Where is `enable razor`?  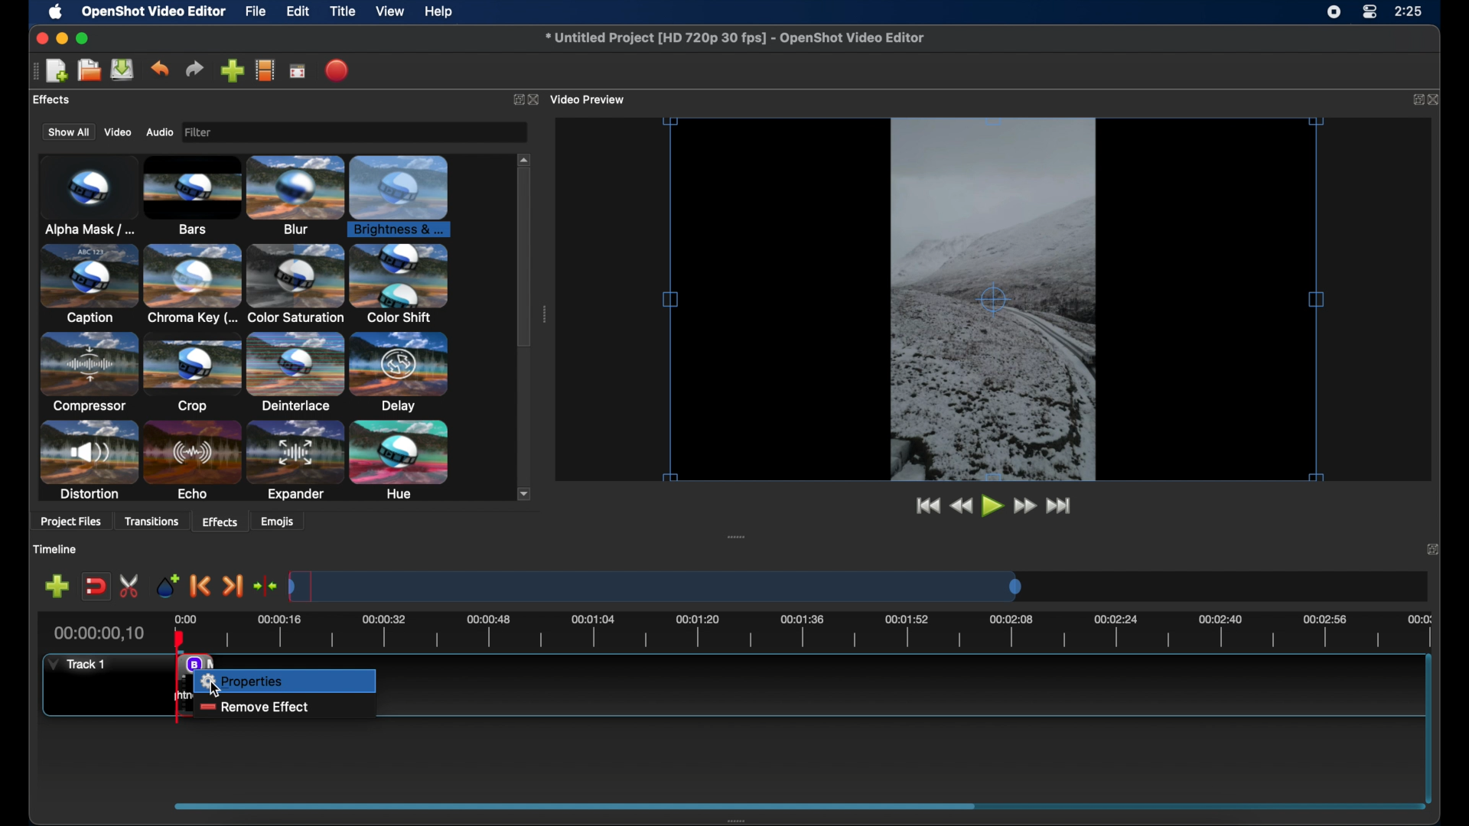
enable razor is located at coordinates (129, 586).